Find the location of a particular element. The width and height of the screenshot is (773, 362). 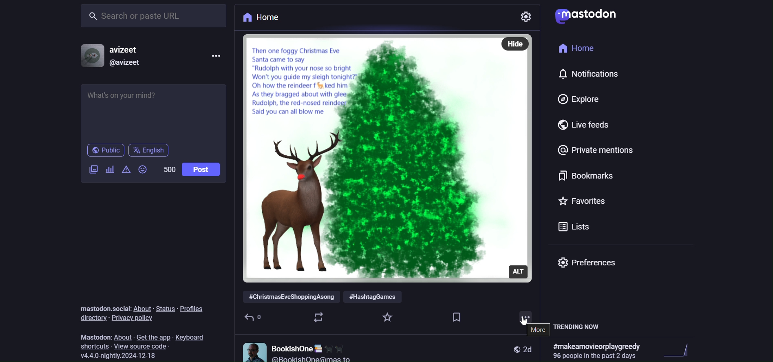

home is located at coordinates (575, 49).